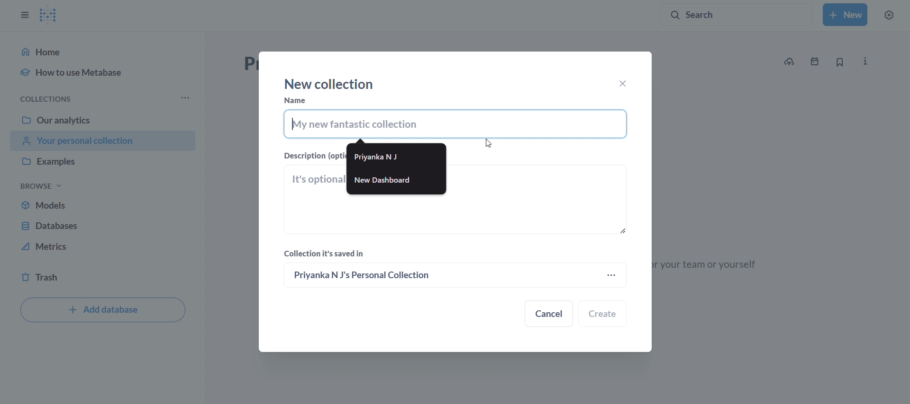 The width and height of the screenshot is (910, 404). What do you see at coordinates (737, 13) in the screenshot?
I see `search` at bounding box center [737, 13].